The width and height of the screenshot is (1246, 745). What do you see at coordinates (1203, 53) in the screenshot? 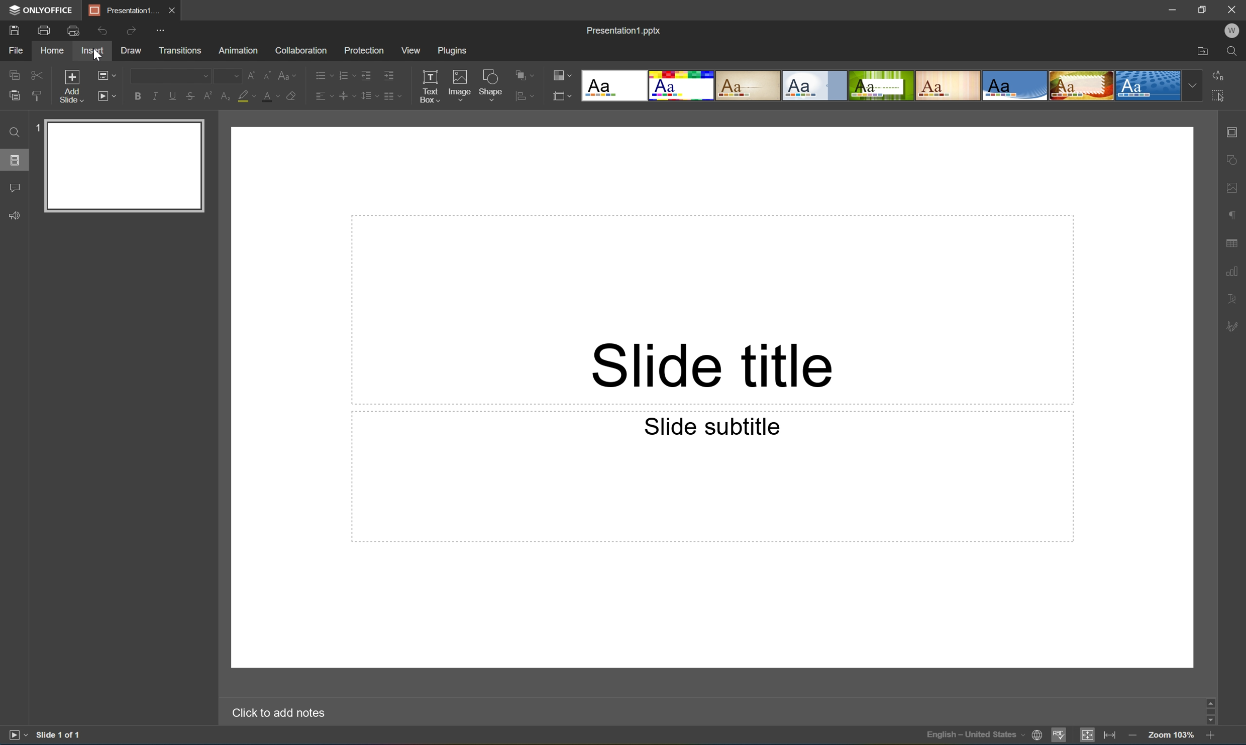
I see `Open file location` at bounding box center [1203, 53].